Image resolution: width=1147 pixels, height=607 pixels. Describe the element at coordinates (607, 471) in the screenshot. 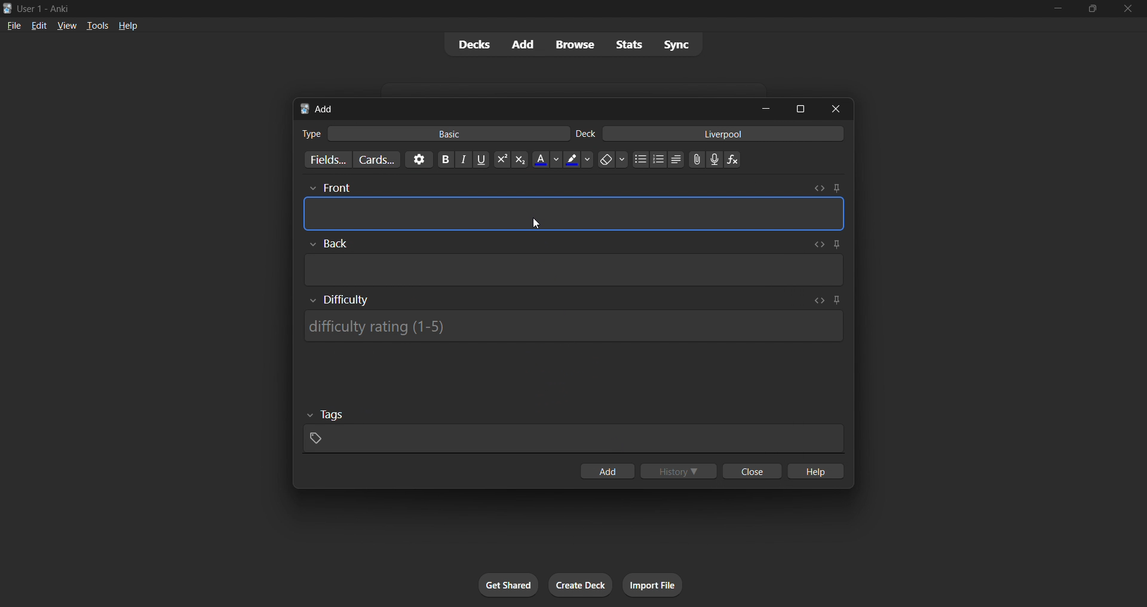

I see `add` at that location.